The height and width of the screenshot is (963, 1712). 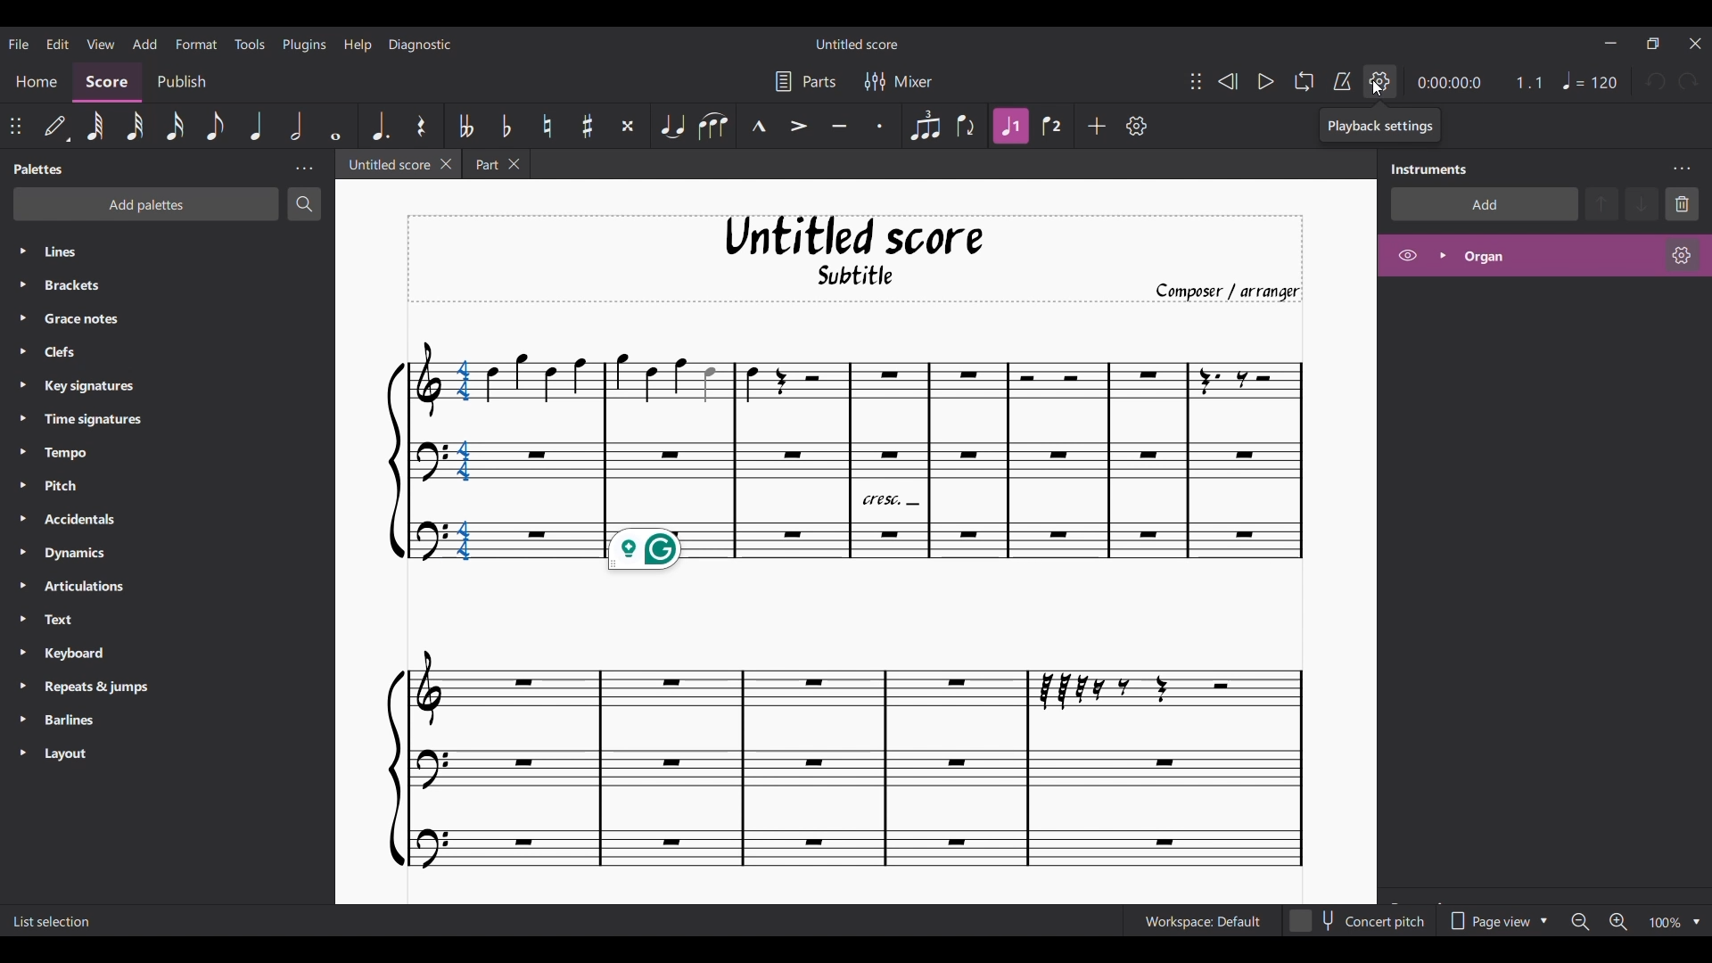 What do you see at coordinates (144, 43) in the screenshot?
I see `Add menu` at bounding box center [144, 43].